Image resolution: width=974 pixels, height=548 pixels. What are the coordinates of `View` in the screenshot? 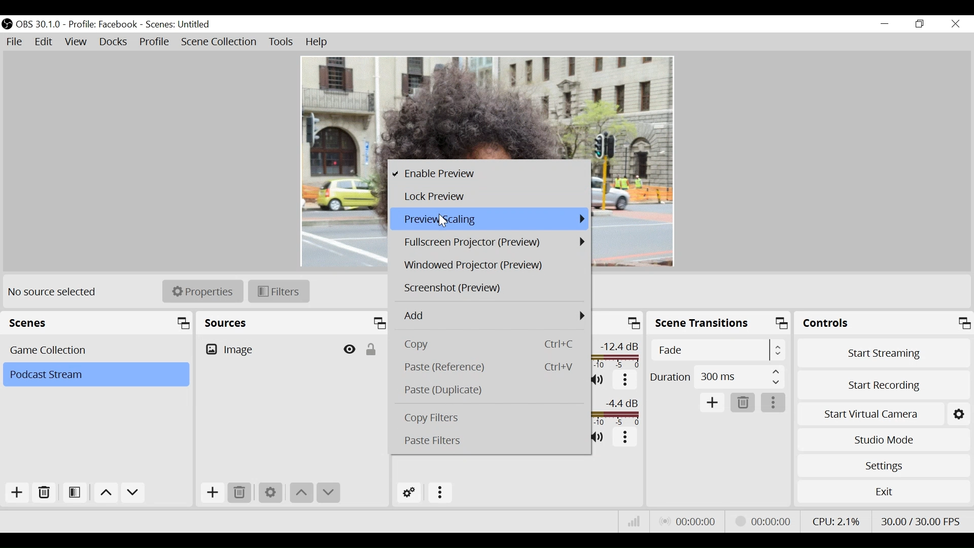 It's located at (77, 43).